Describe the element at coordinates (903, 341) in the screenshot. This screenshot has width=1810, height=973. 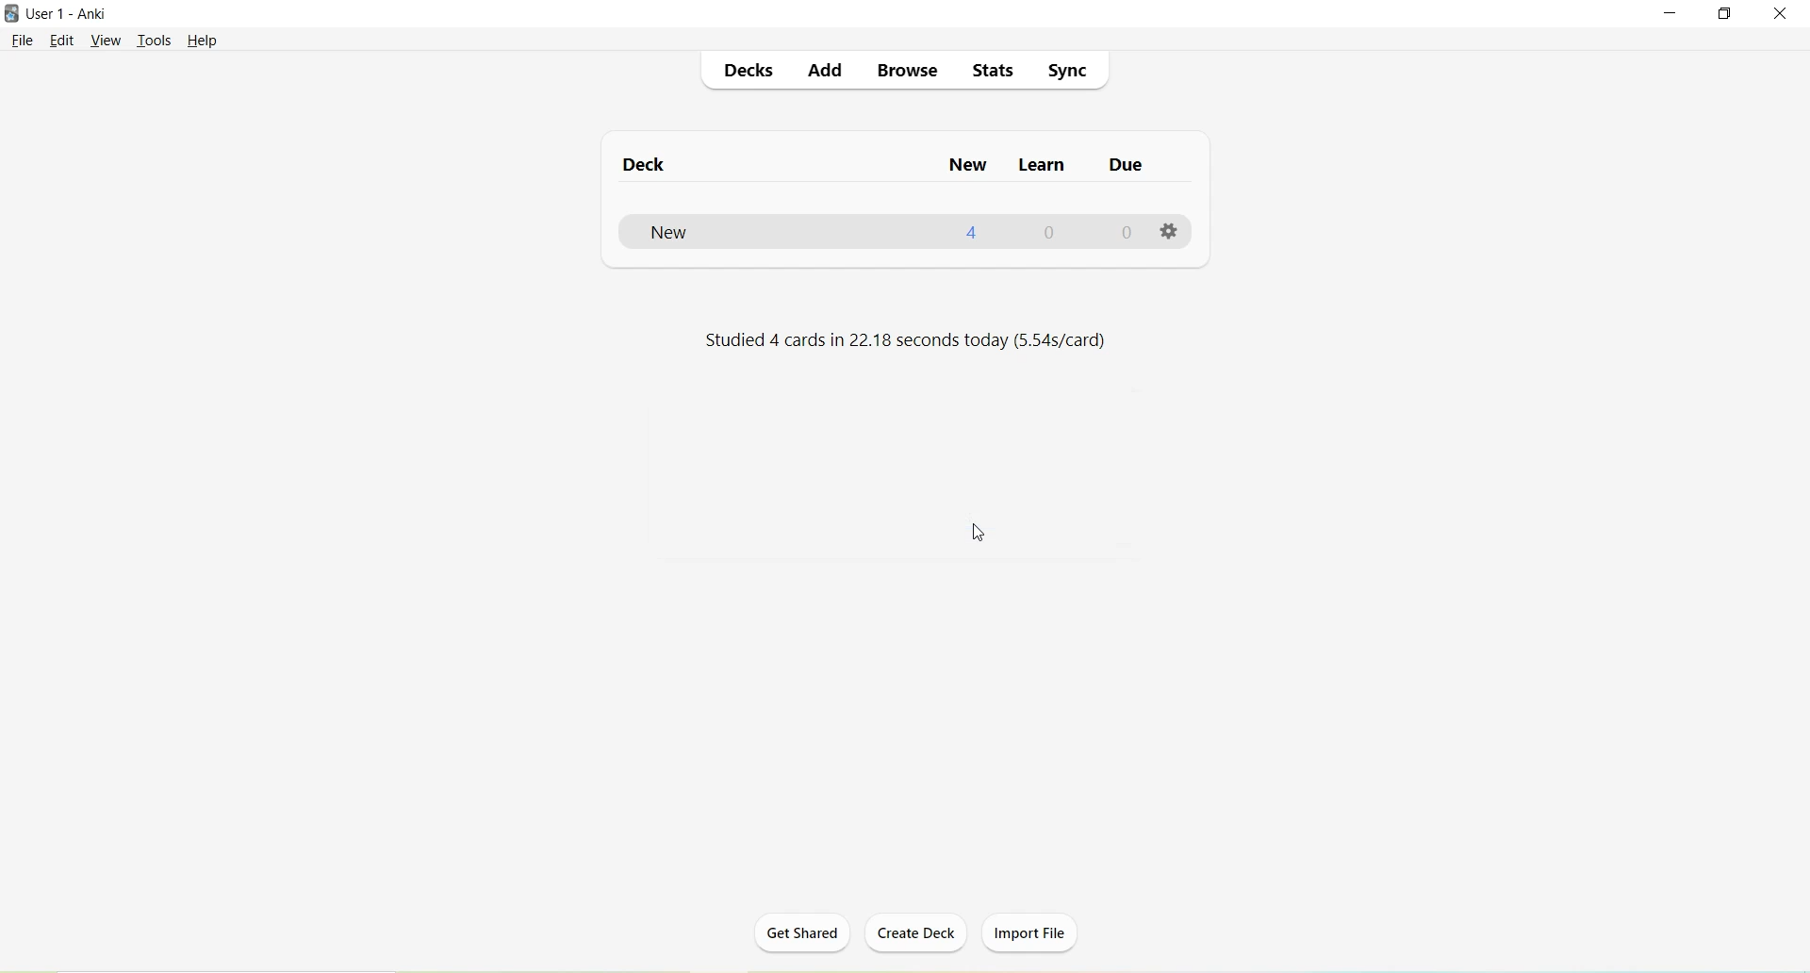
I see `Studied 4 cards in 22.18 seconds today (5.54s/card)` at that location.